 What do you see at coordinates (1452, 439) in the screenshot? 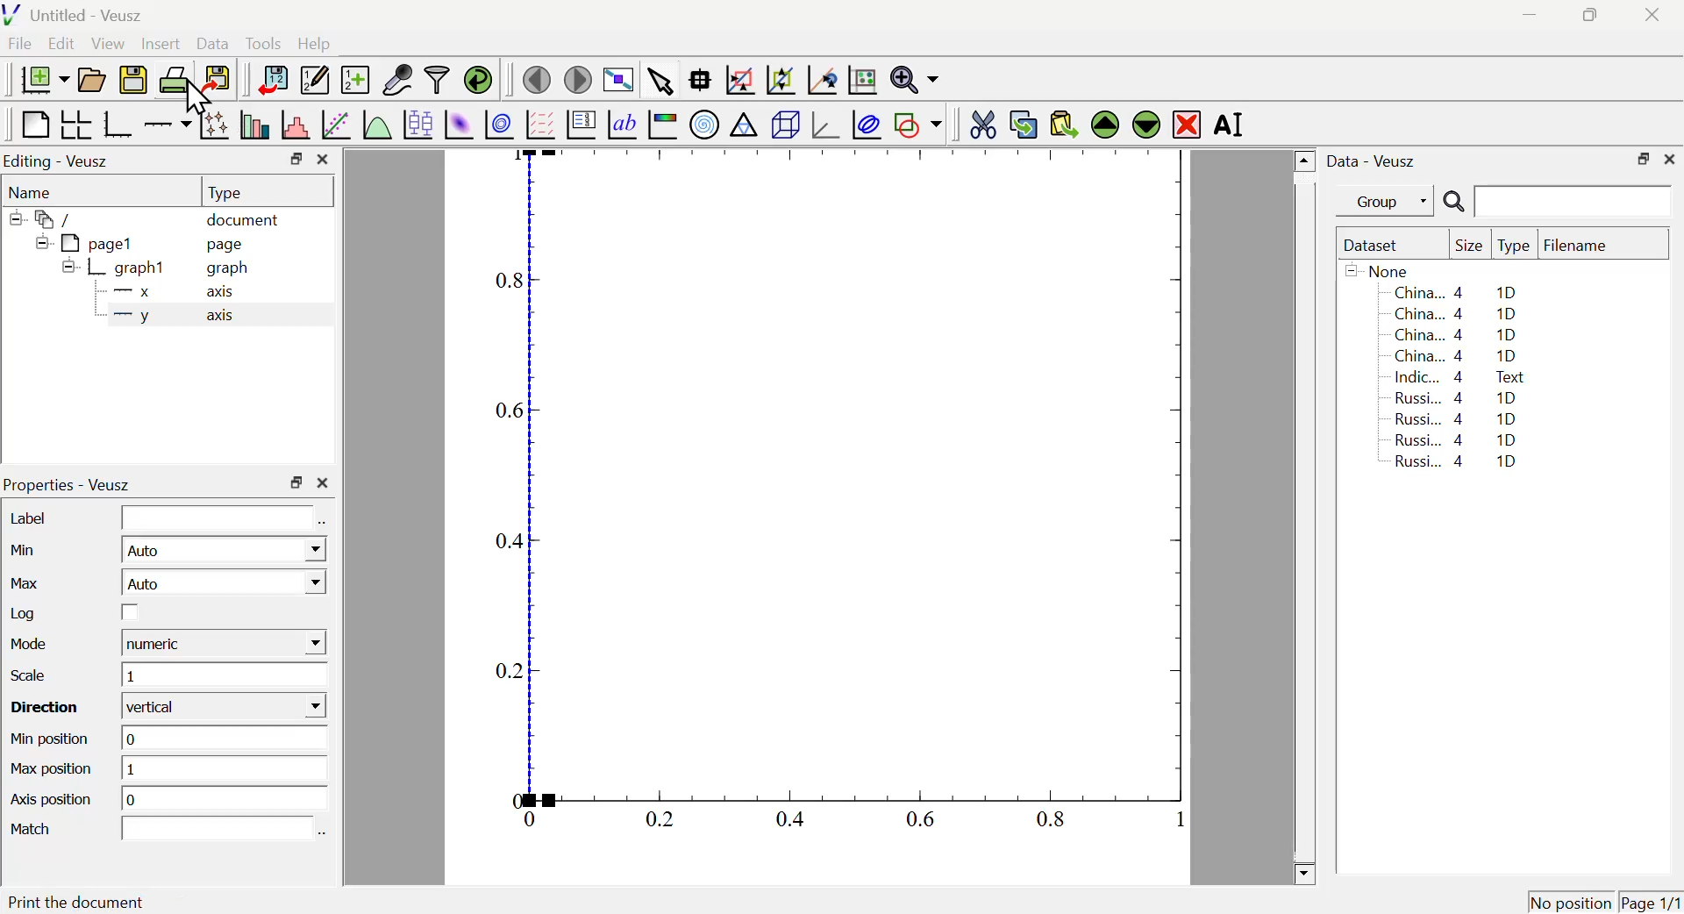
I see `Russi... 4 1D` at bounding box center [1452, 439].